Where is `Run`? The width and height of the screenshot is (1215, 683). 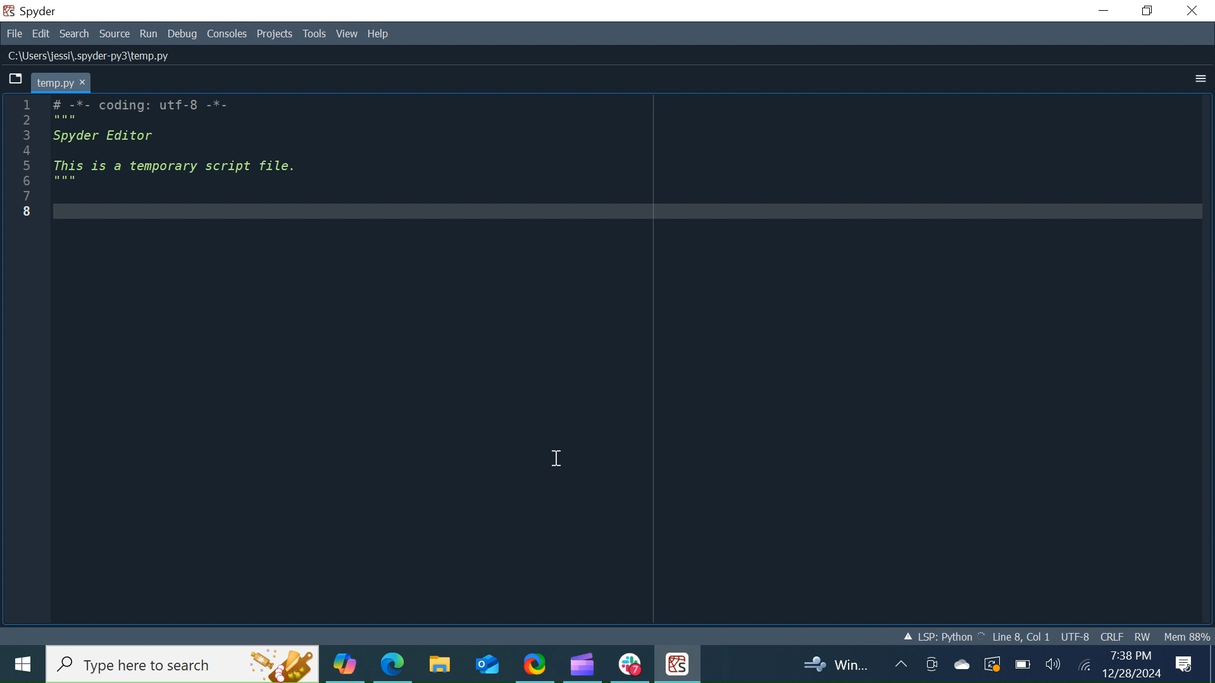 Run is located at coordinates (149, 35).